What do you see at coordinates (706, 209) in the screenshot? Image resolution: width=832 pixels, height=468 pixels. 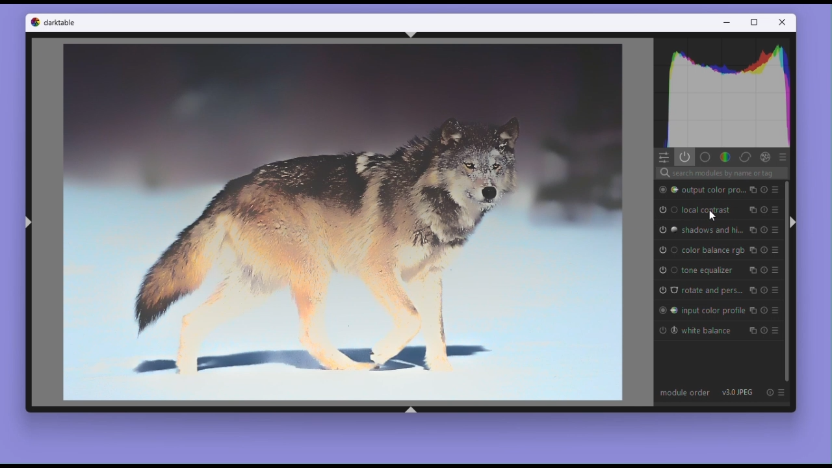 I see `local contrast` at bounding box center [706, 209].